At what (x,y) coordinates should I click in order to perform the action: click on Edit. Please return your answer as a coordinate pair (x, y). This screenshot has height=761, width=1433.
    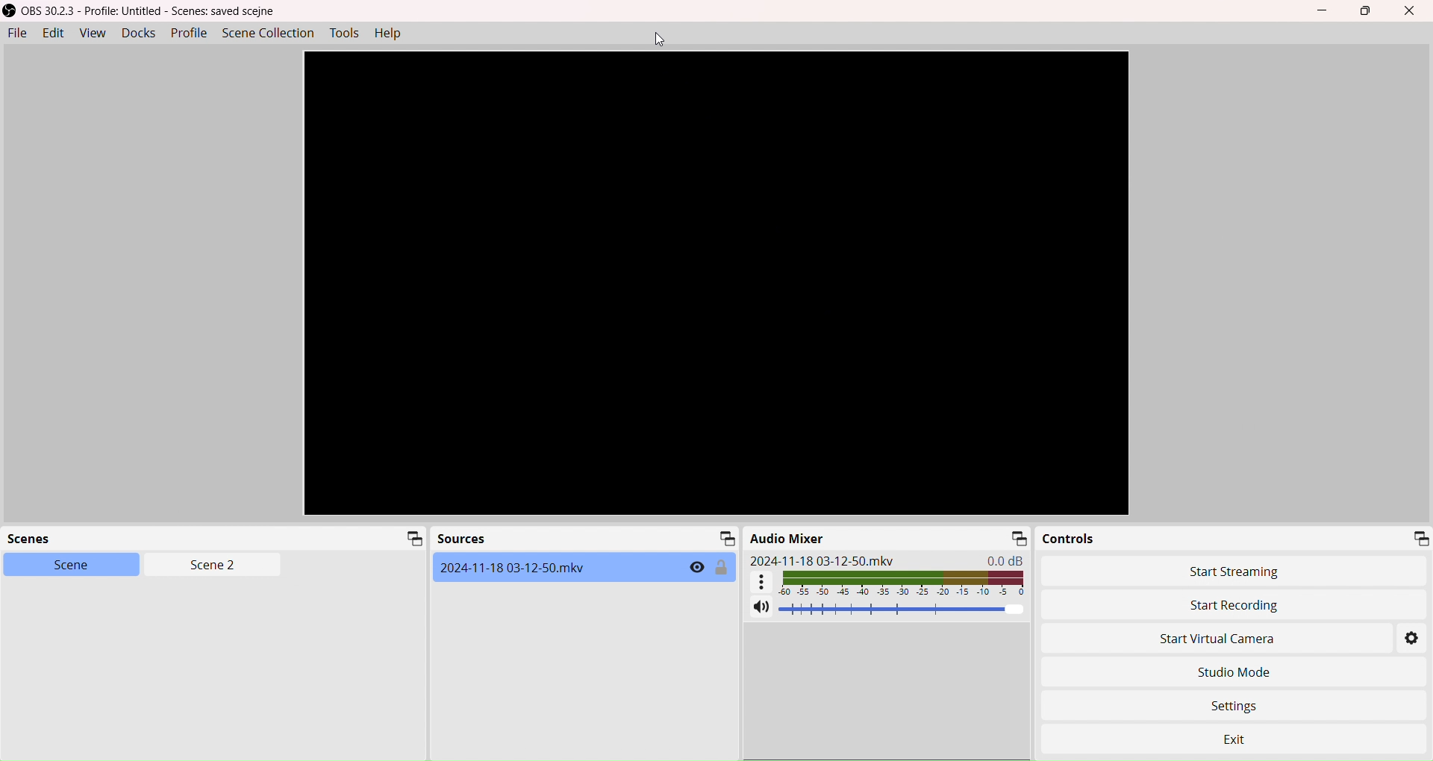
    Looking at the image, I should click on (51, 33).